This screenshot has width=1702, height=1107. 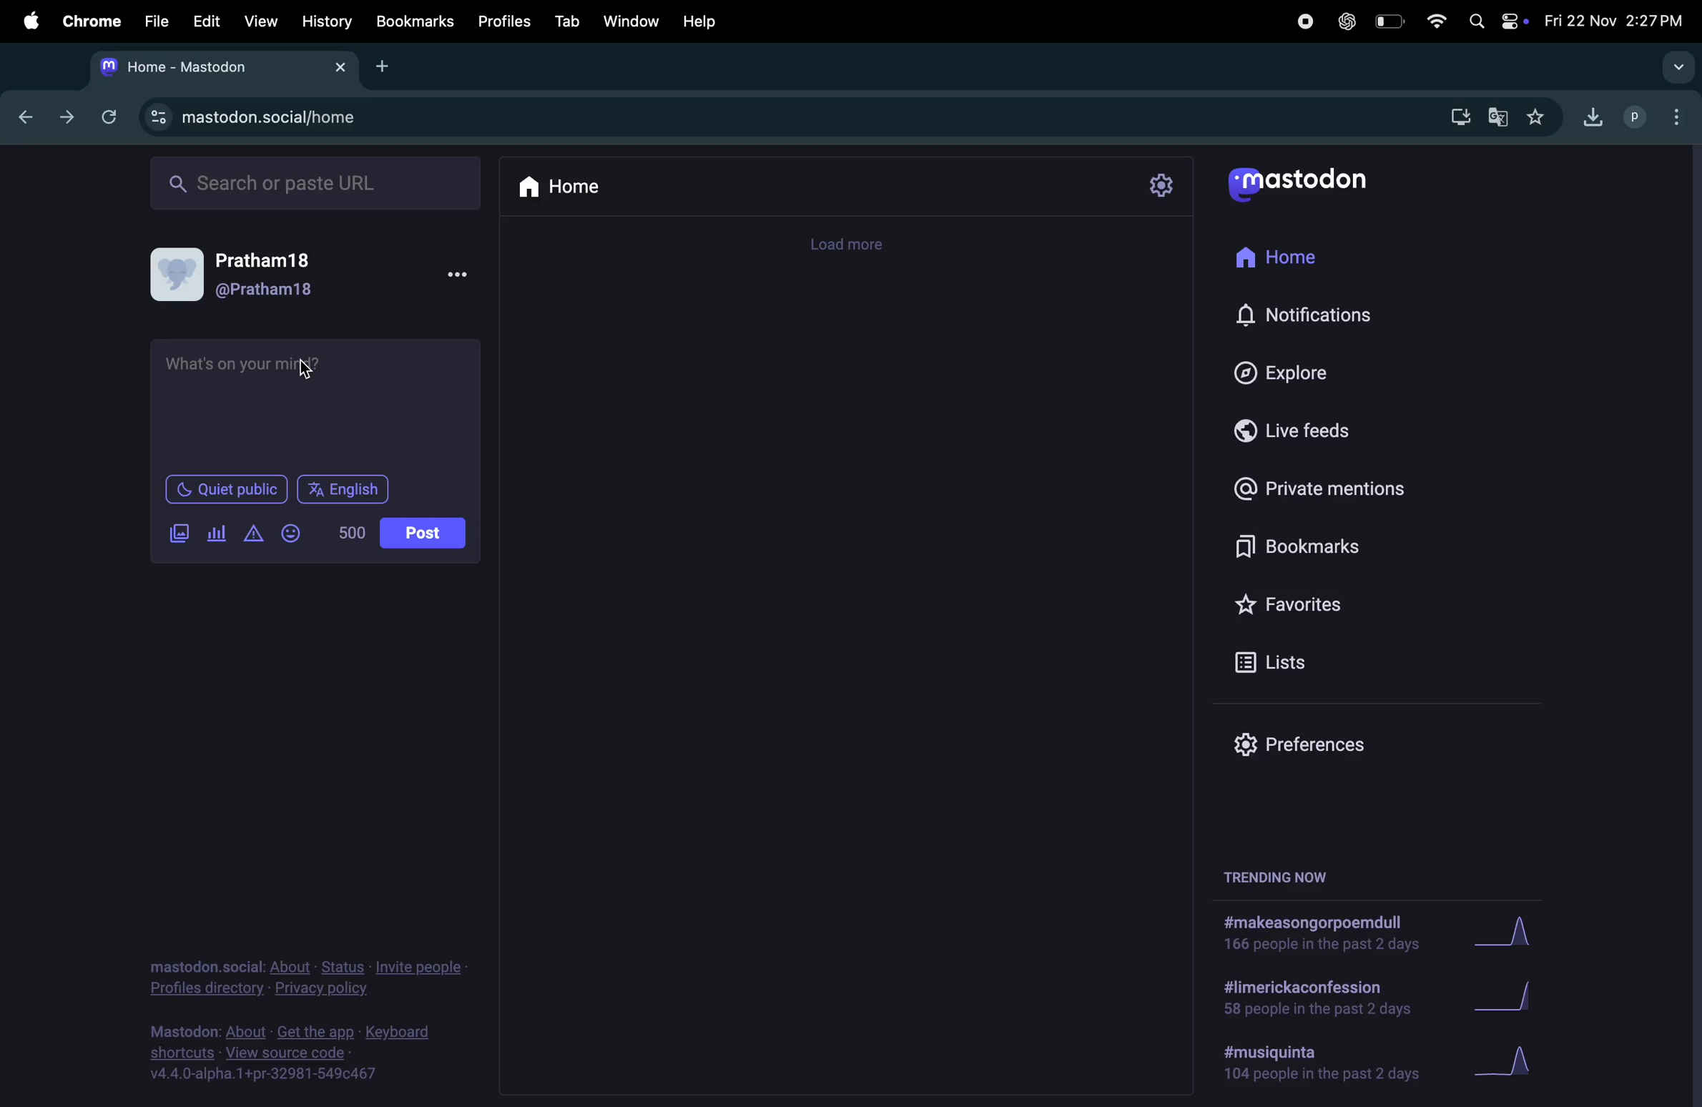 I want to click on options, so click(x=1673, y=114).